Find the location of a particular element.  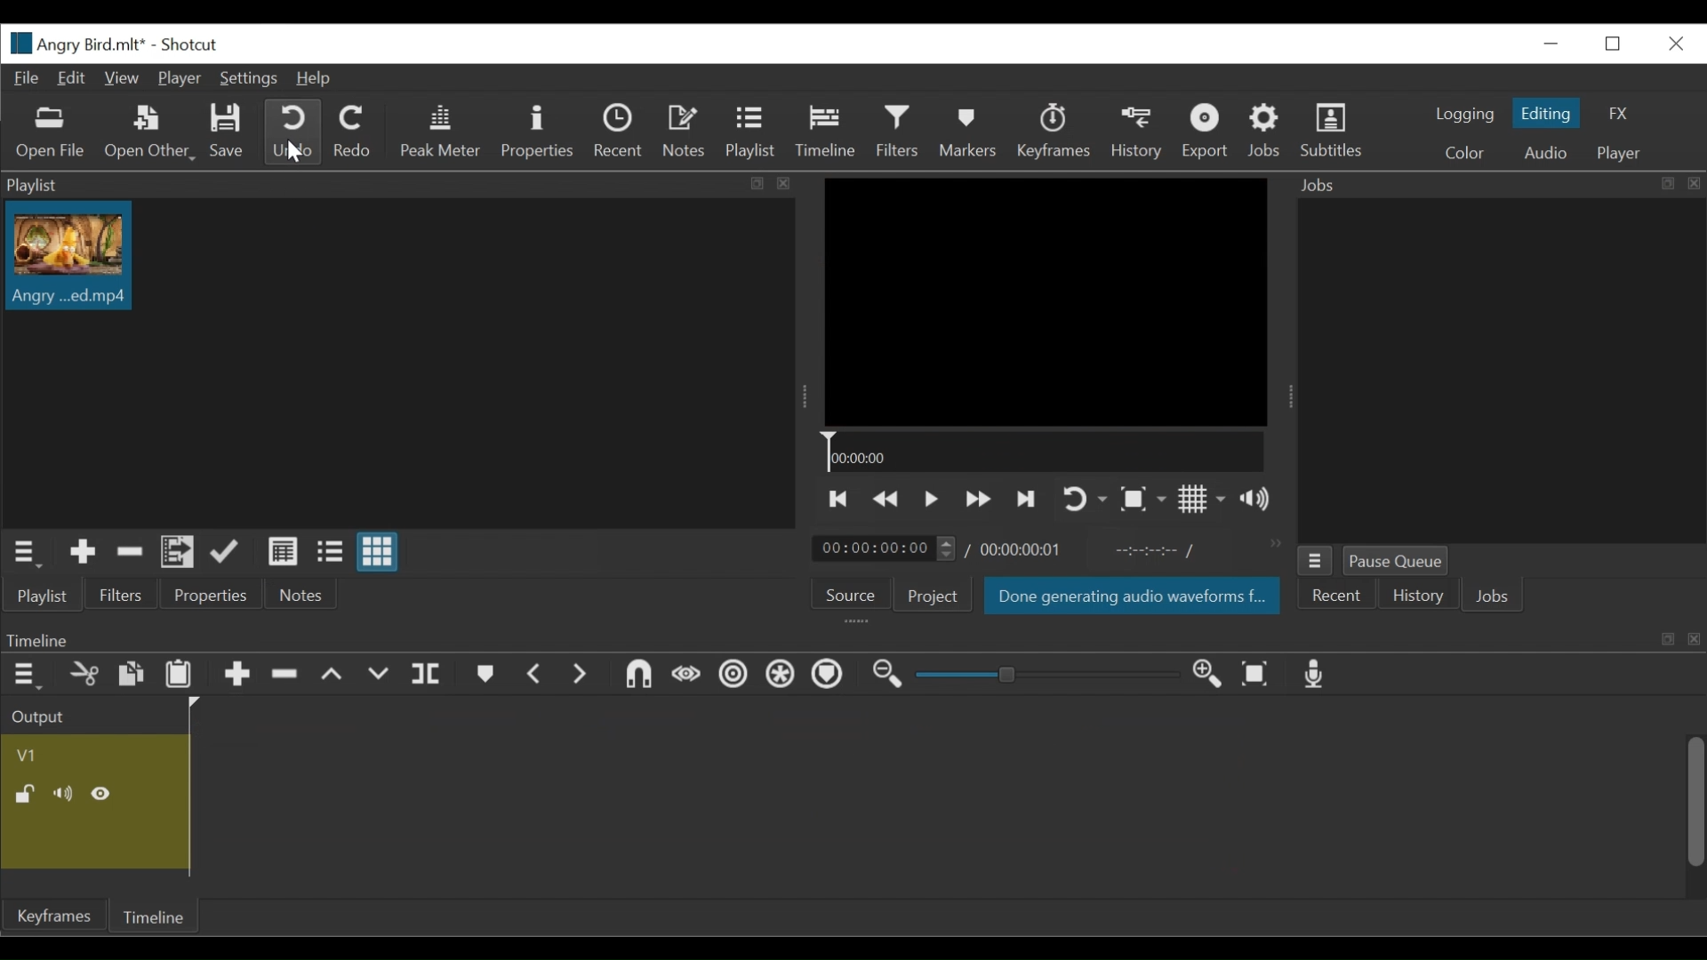

Timeline is located at coordinates (826, 132).